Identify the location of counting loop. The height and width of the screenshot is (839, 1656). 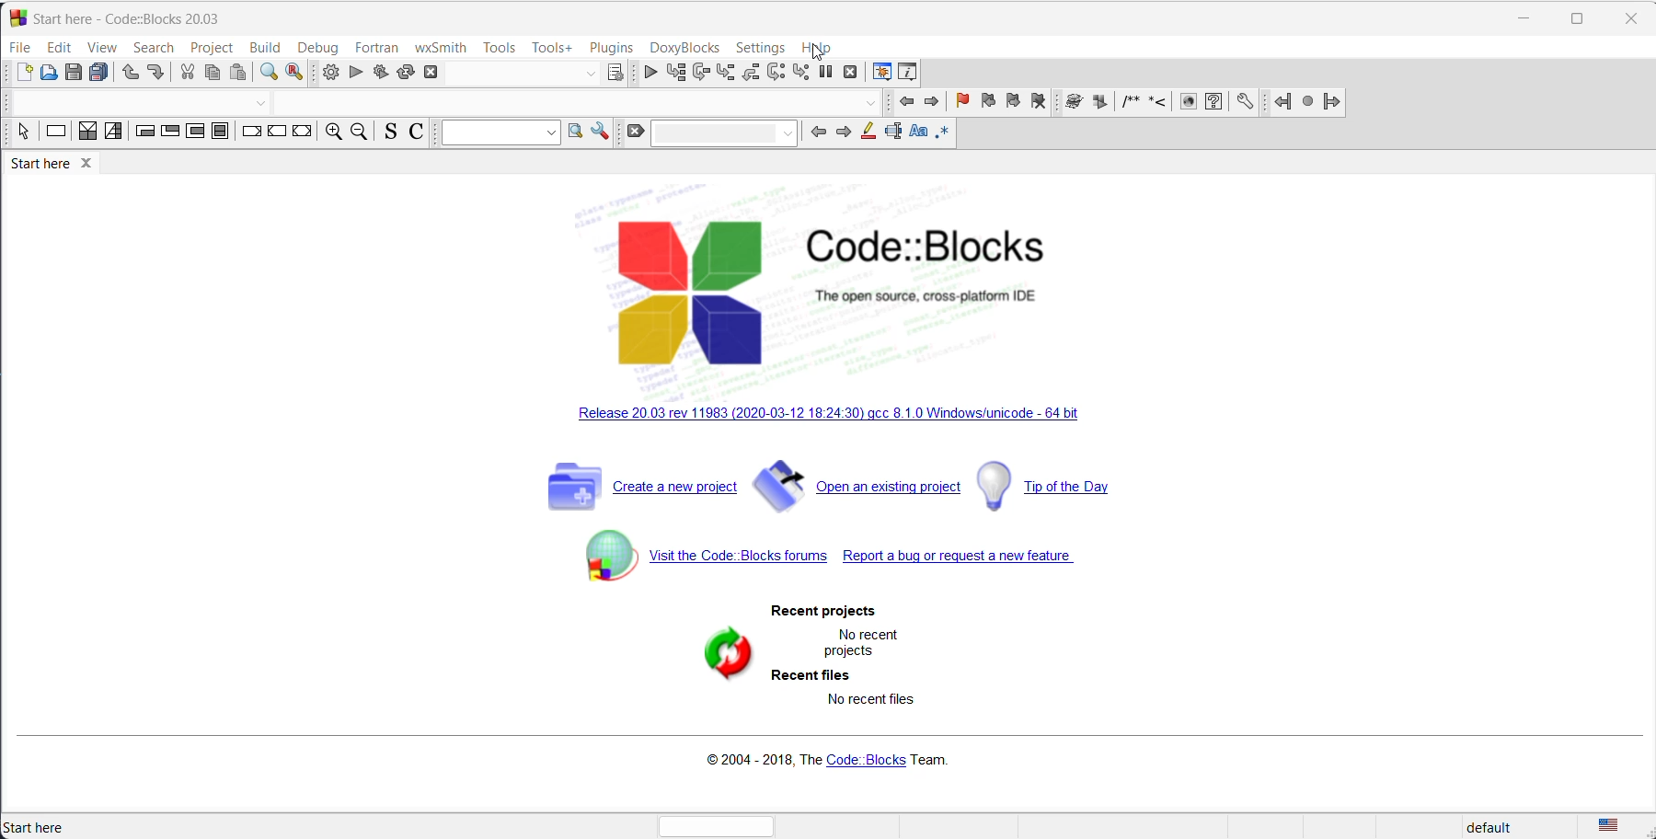
(196, 133).